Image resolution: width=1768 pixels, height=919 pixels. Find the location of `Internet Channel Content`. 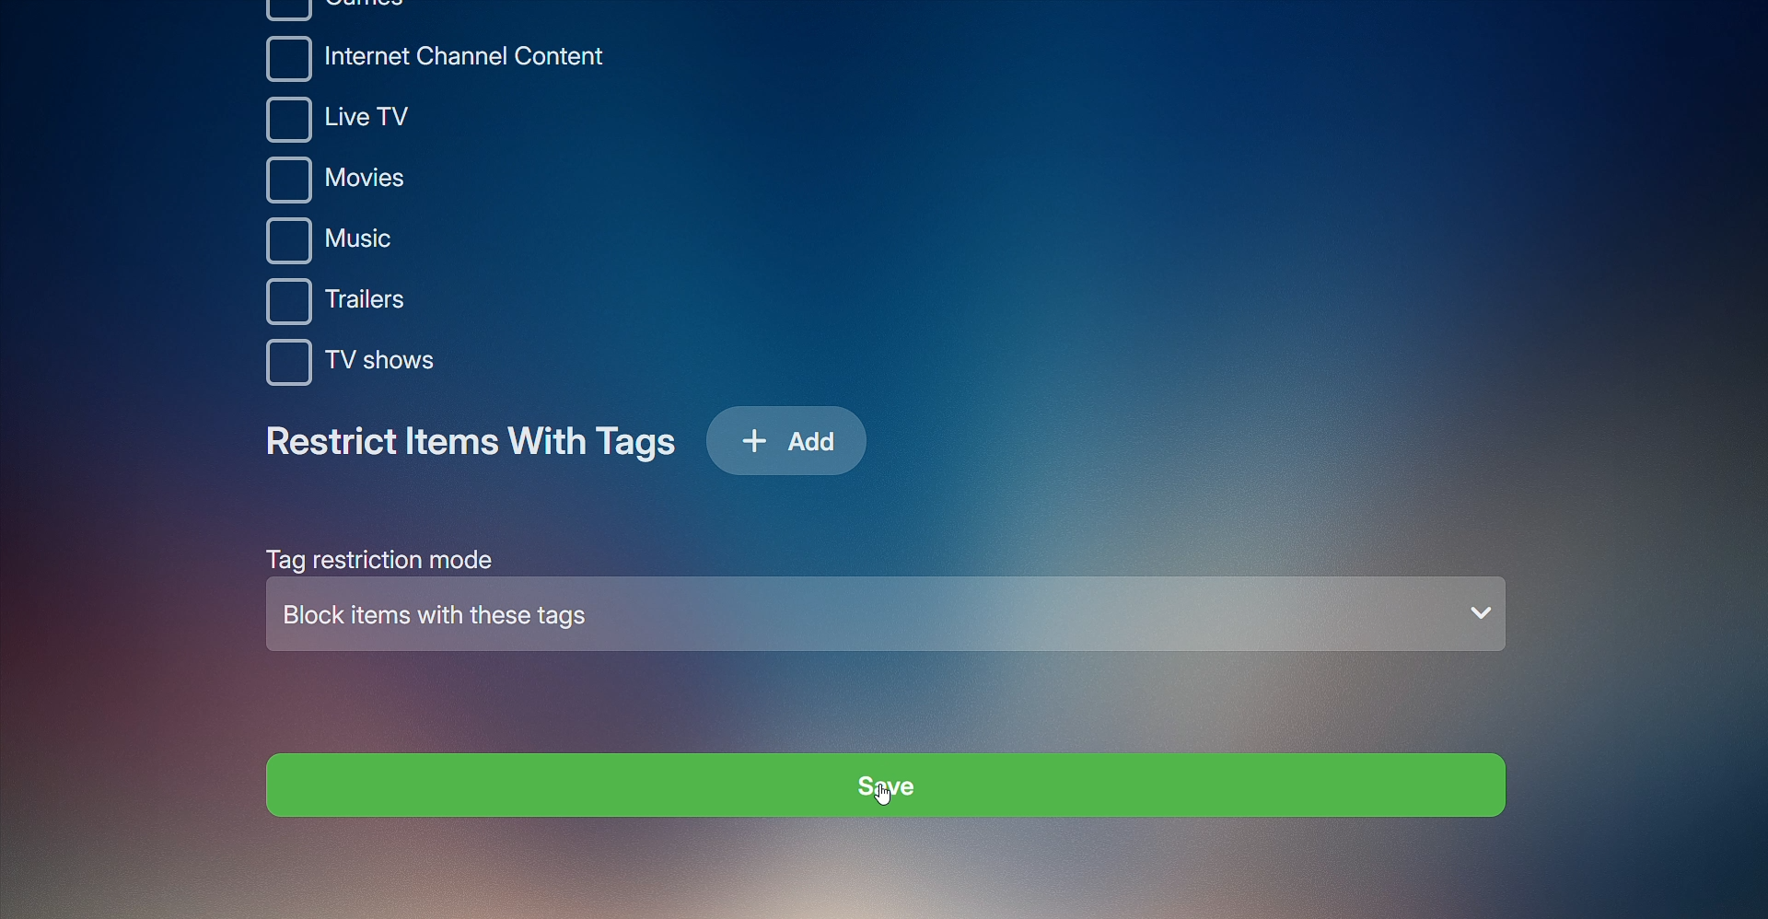

Internet Channel Content is located at coordinates (449, 57).